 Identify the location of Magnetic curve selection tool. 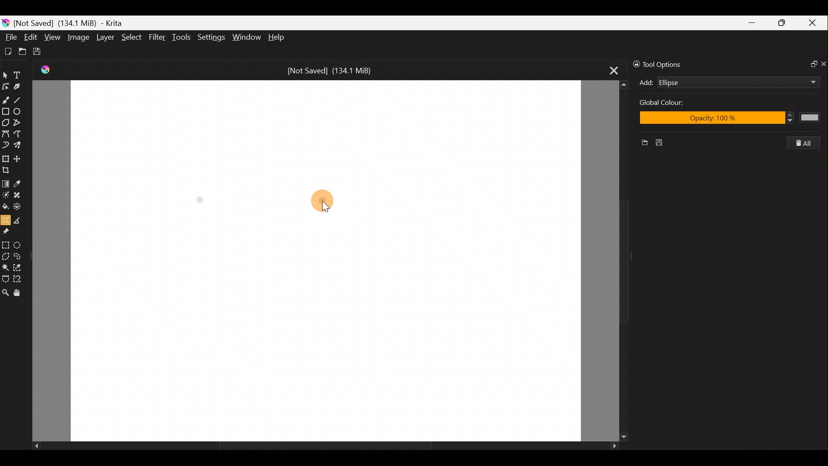
(21, 278).